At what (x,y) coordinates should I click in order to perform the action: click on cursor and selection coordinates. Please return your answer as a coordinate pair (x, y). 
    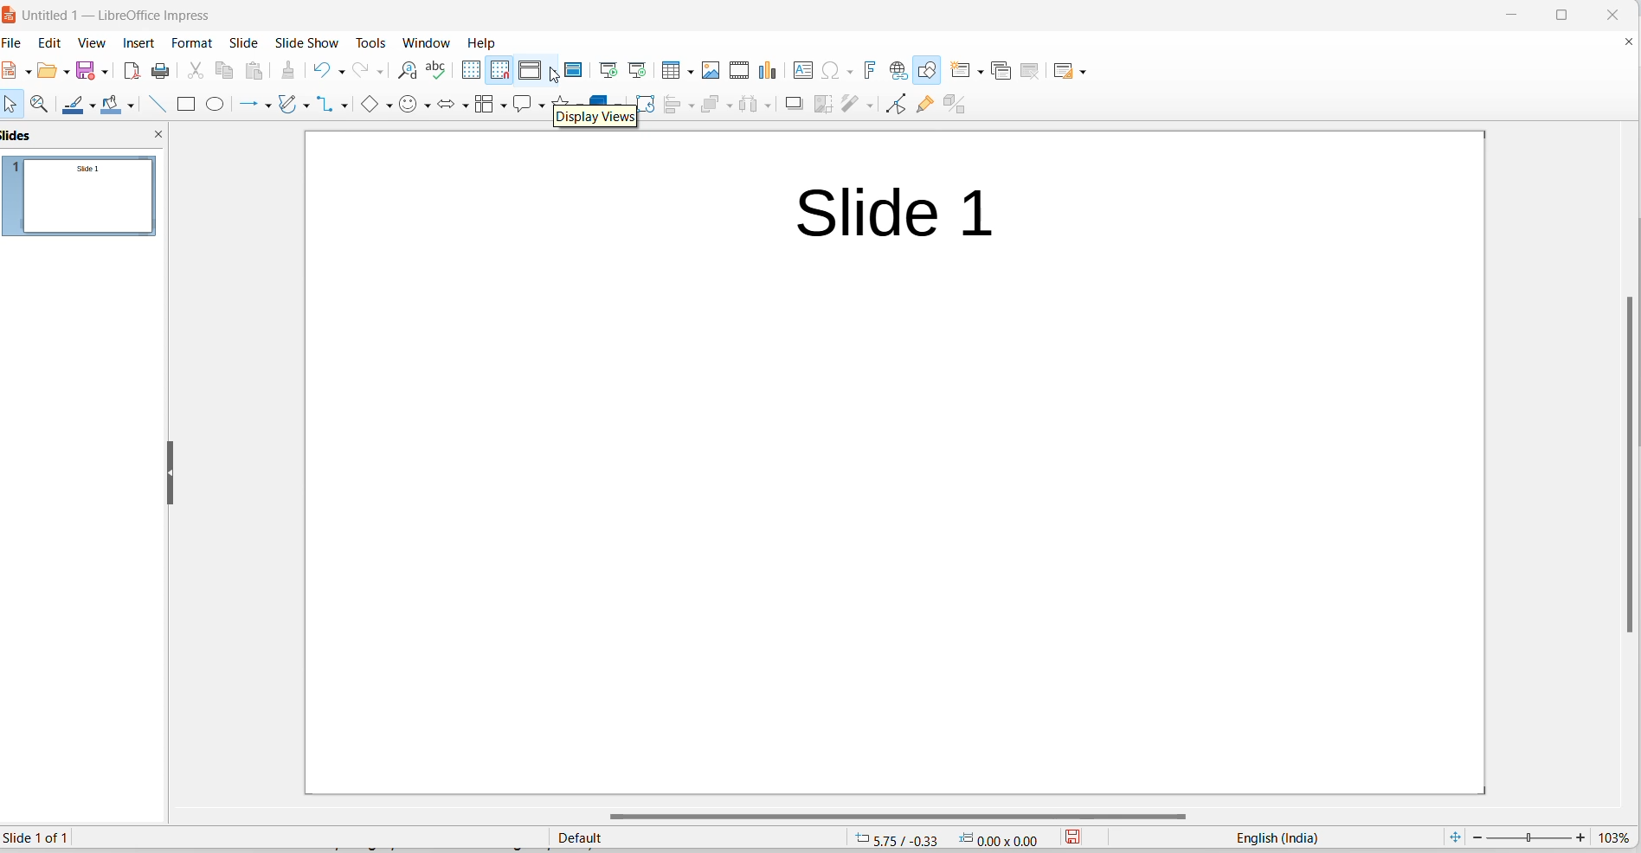
    Looking at the image, I should click on (952, 837).